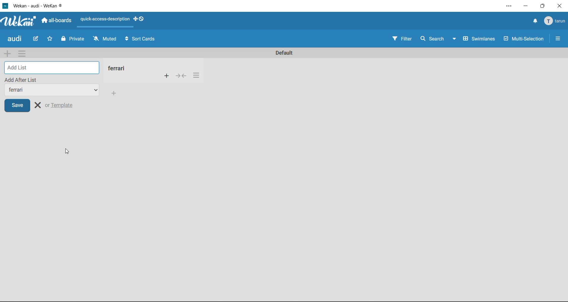  I want to click on More Options, so click(558, 38).